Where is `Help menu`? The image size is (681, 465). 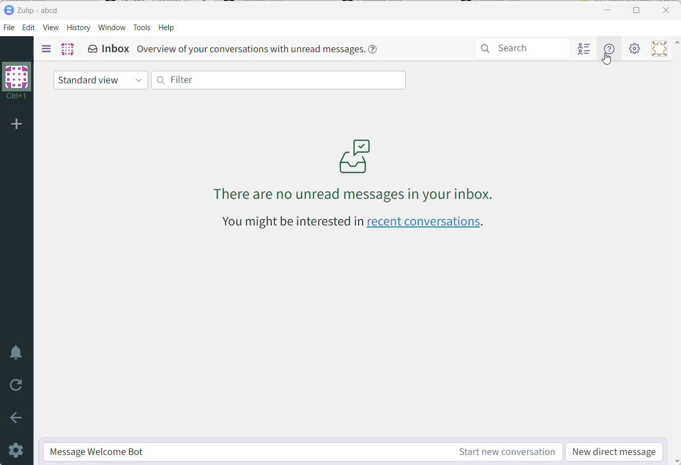 Help menu is located at coordinates (609, 49).